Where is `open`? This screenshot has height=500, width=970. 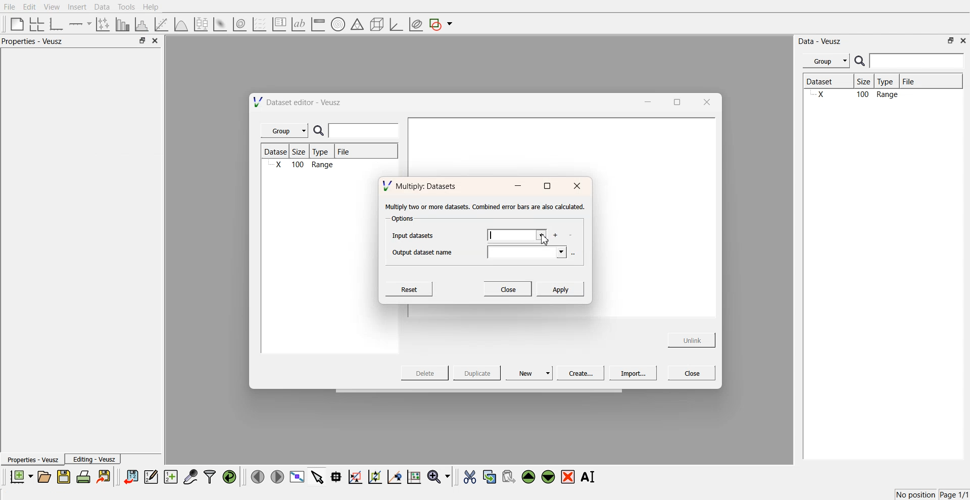
open is located at coordinates (44, 477).